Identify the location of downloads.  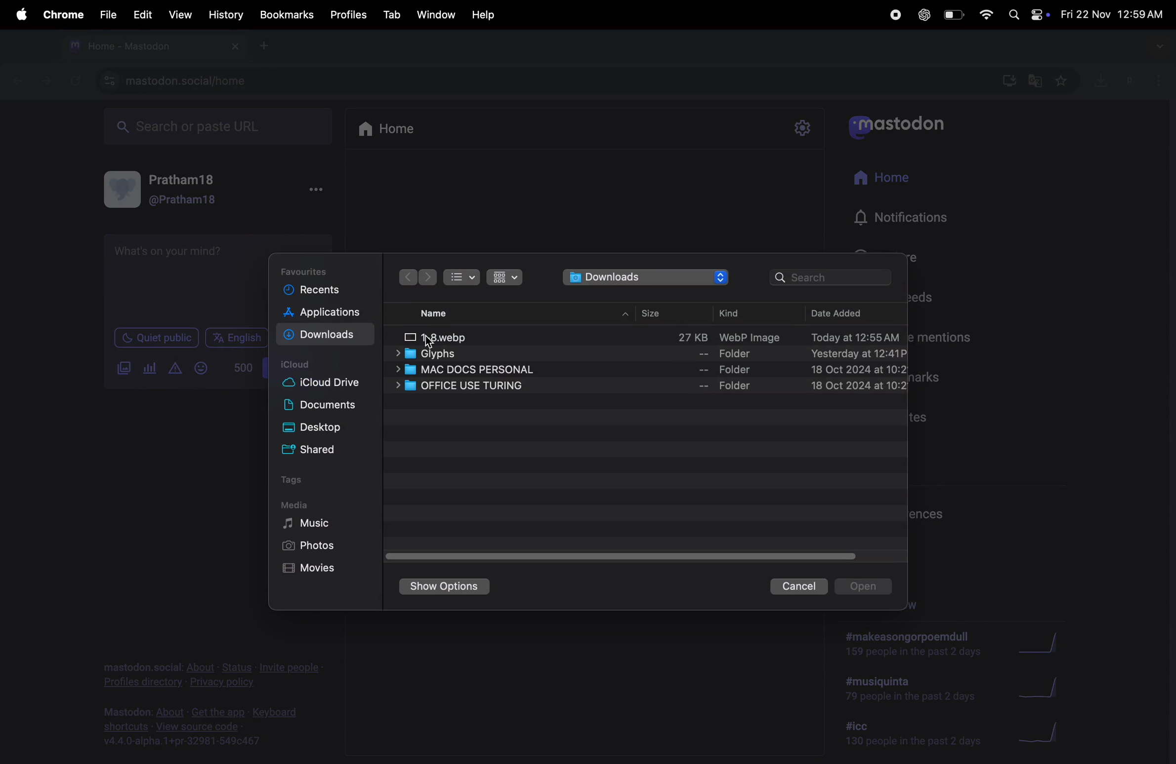
(1007, 82).